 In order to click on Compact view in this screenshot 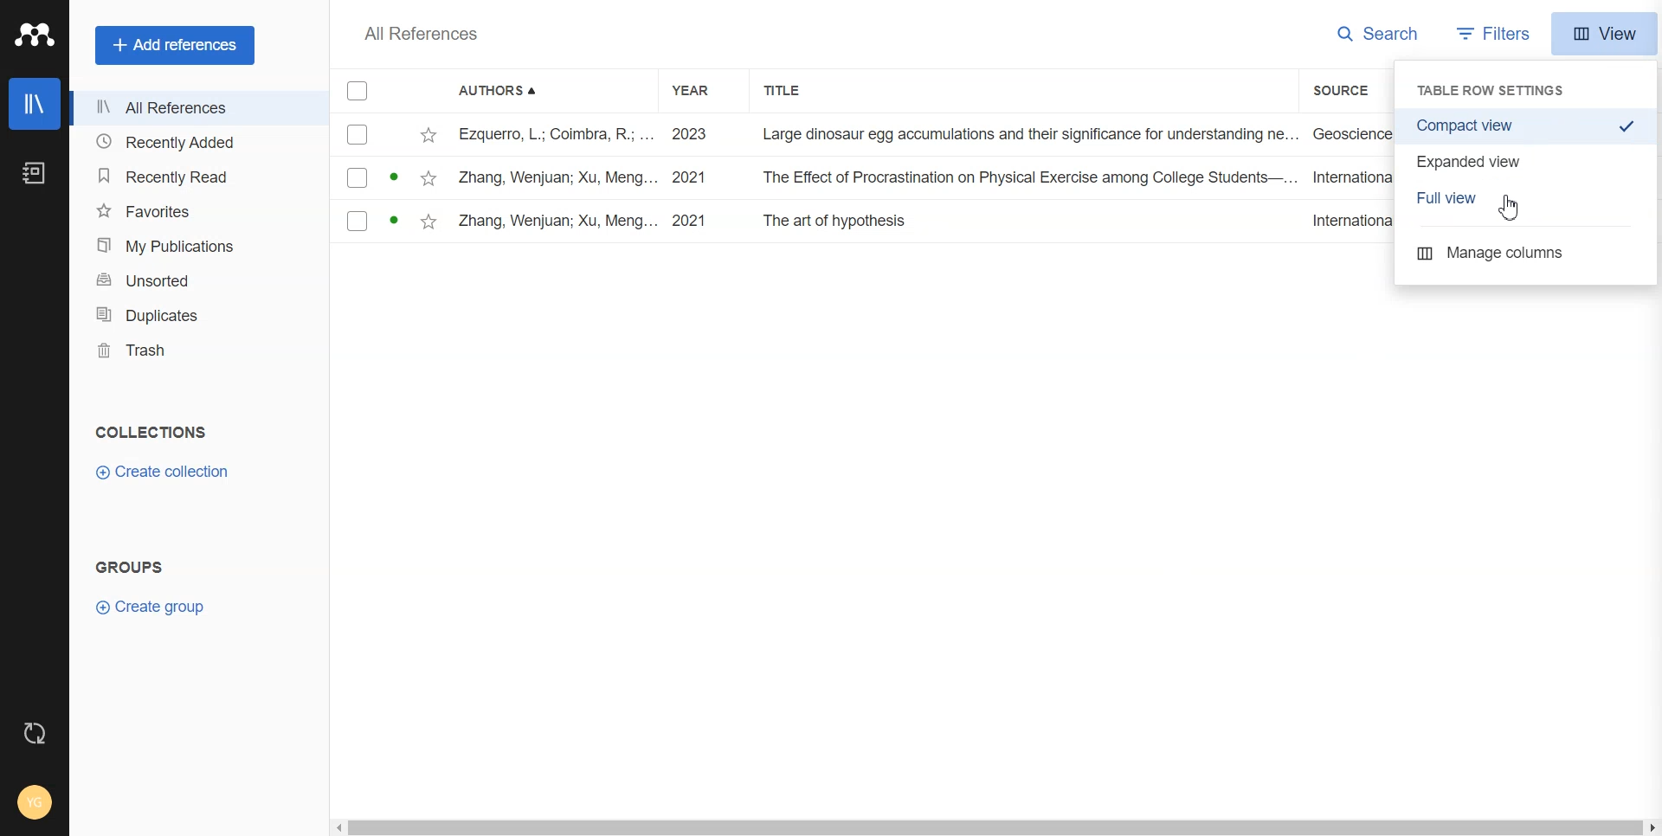, I will do `click(1527, 125)`.